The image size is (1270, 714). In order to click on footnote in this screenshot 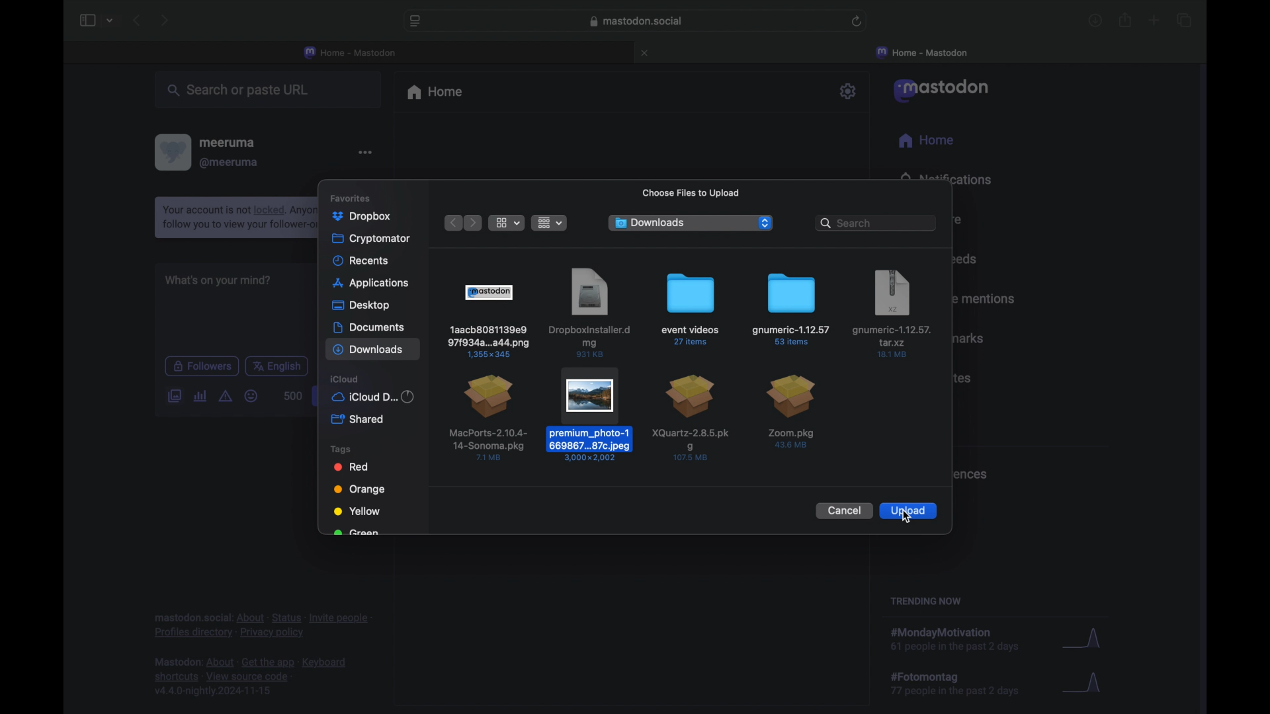, I will do `click(261, 625)`.